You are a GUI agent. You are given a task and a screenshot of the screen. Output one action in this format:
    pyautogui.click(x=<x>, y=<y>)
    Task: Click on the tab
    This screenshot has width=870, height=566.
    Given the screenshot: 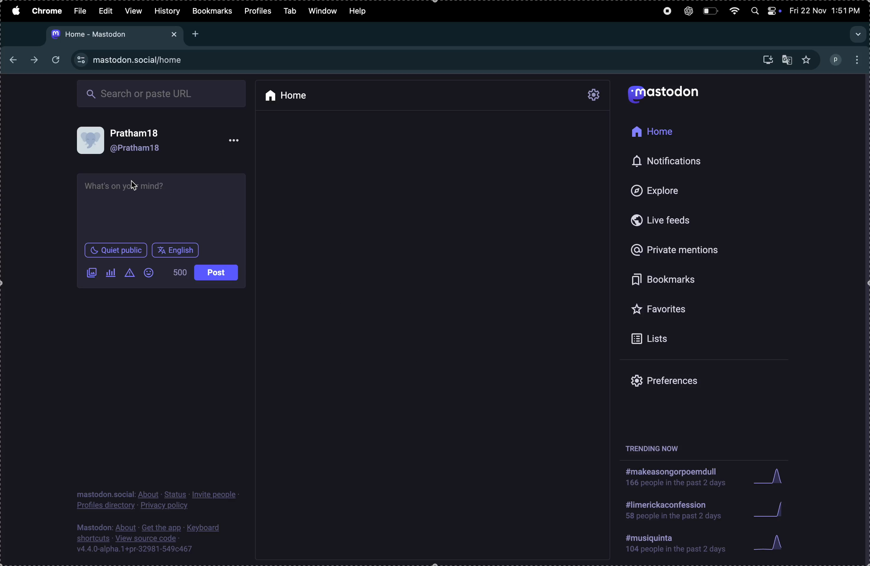 What is the action you would take?
    pyautogui.click(x=289, y=11)
    